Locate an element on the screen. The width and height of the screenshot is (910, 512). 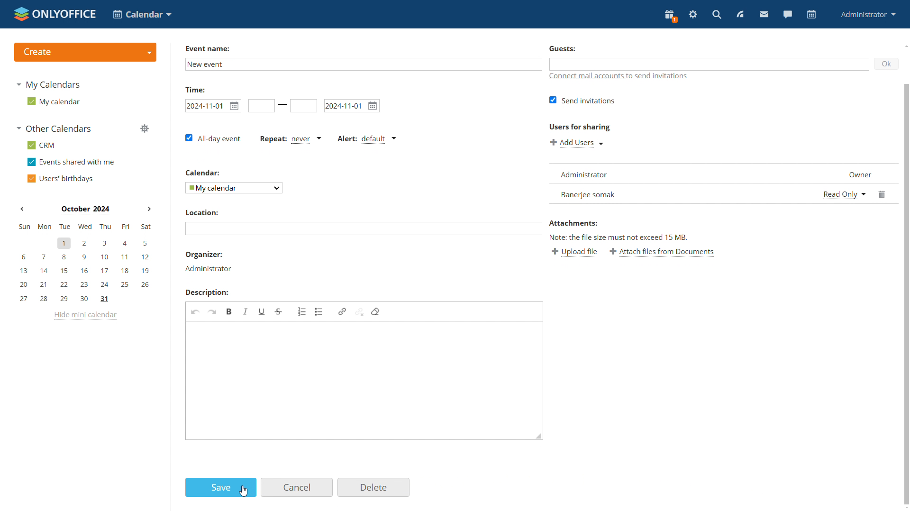
scrollbar is located at coordinates (906, 293).